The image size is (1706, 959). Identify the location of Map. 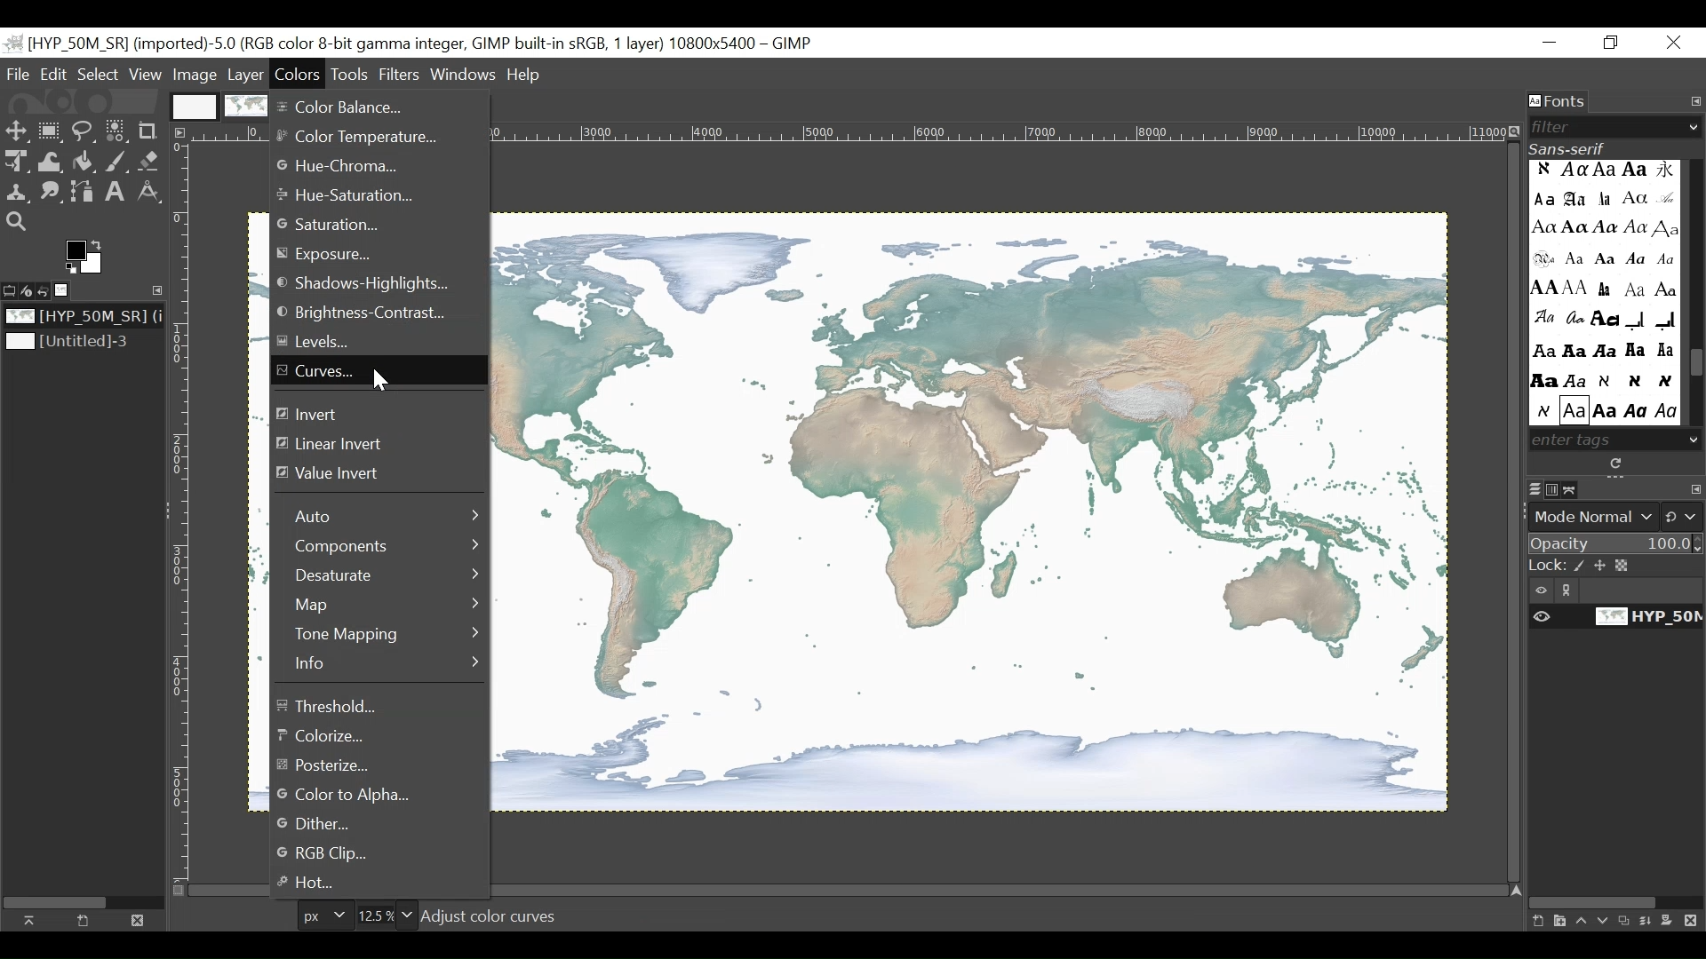
(378, 604).